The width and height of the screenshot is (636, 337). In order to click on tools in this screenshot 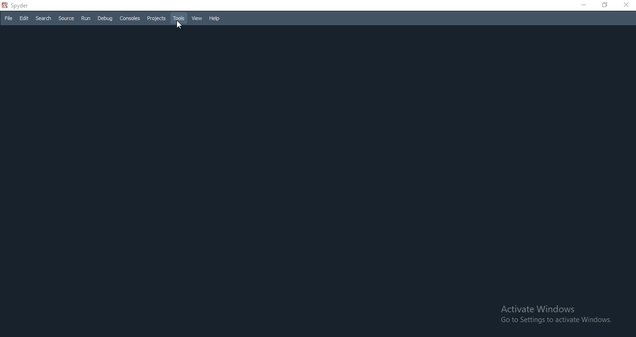, I will do `click(179, 18)`.